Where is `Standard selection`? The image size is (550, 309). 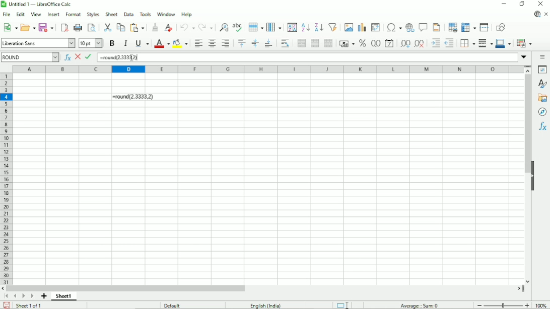
Standard selection is located at coordinates (343, 304).